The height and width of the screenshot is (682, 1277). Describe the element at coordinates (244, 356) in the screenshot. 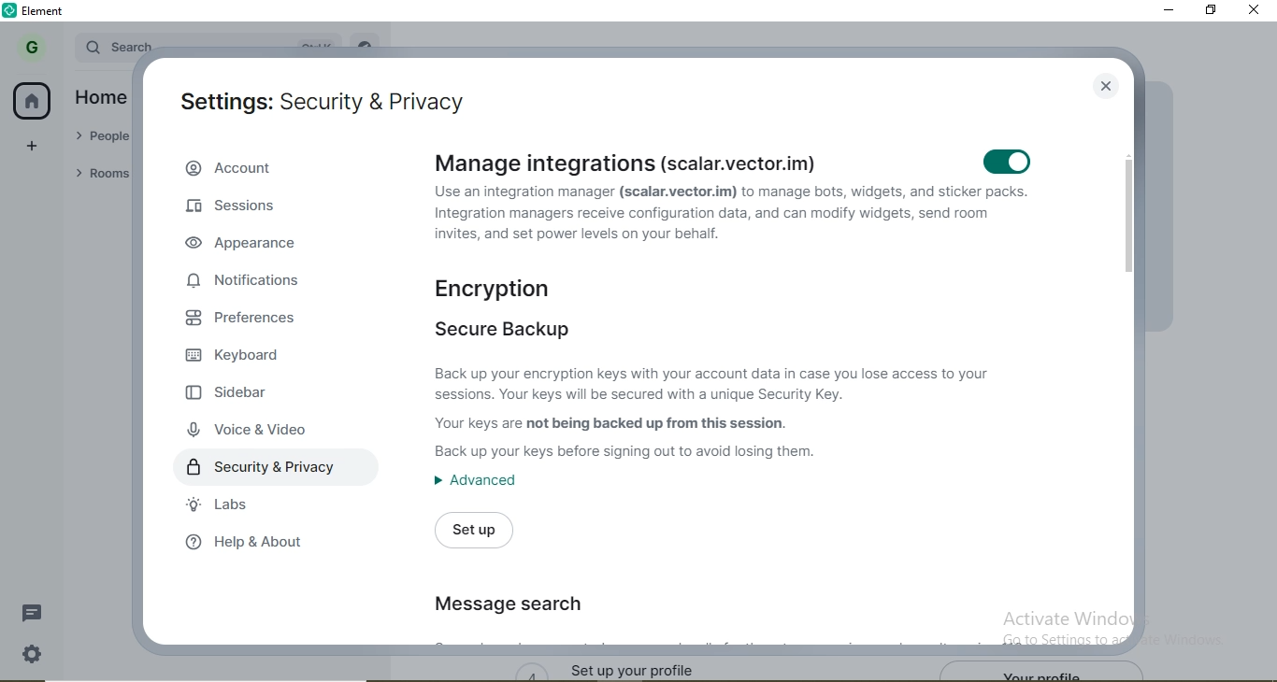

I see `keyboard` at that location.